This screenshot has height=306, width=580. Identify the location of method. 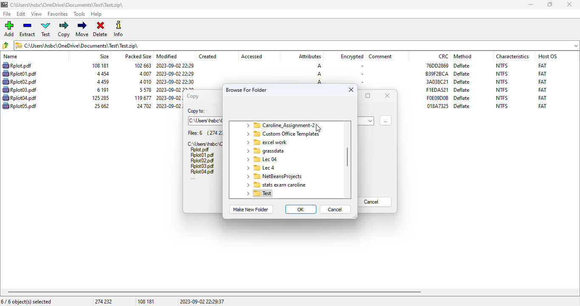
(462, 56).